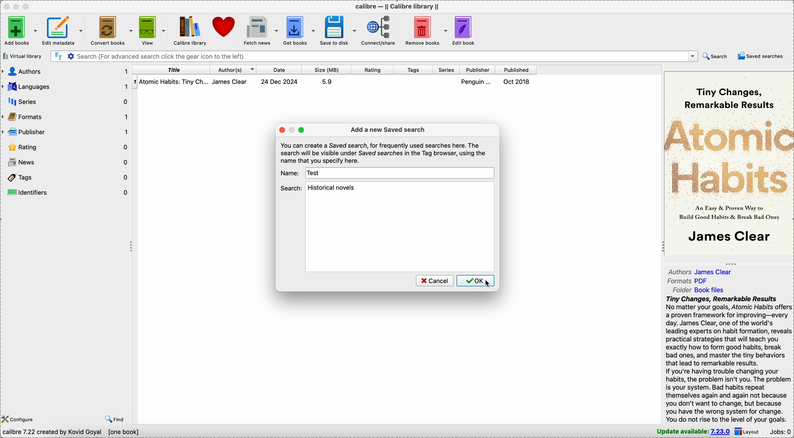 This screenshot has width=794, height=438. I want to click on formats PDF, so click(688, 282).